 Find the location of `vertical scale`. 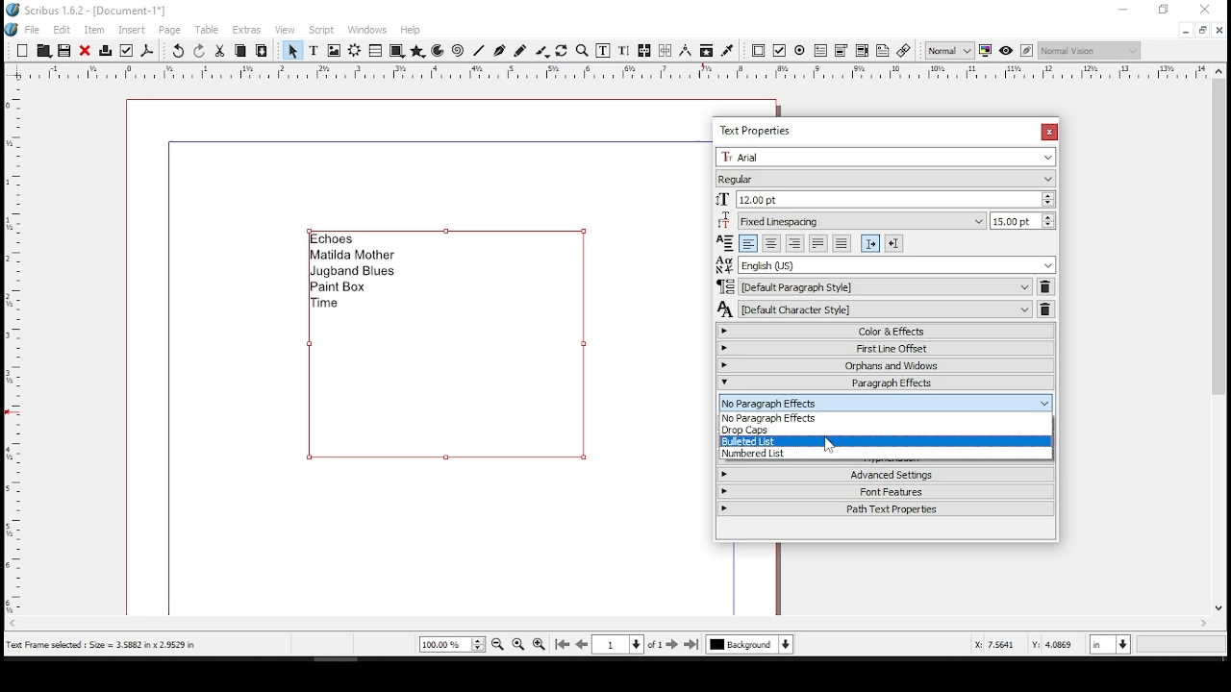

vertical scale is located at coordinates (11, 349).